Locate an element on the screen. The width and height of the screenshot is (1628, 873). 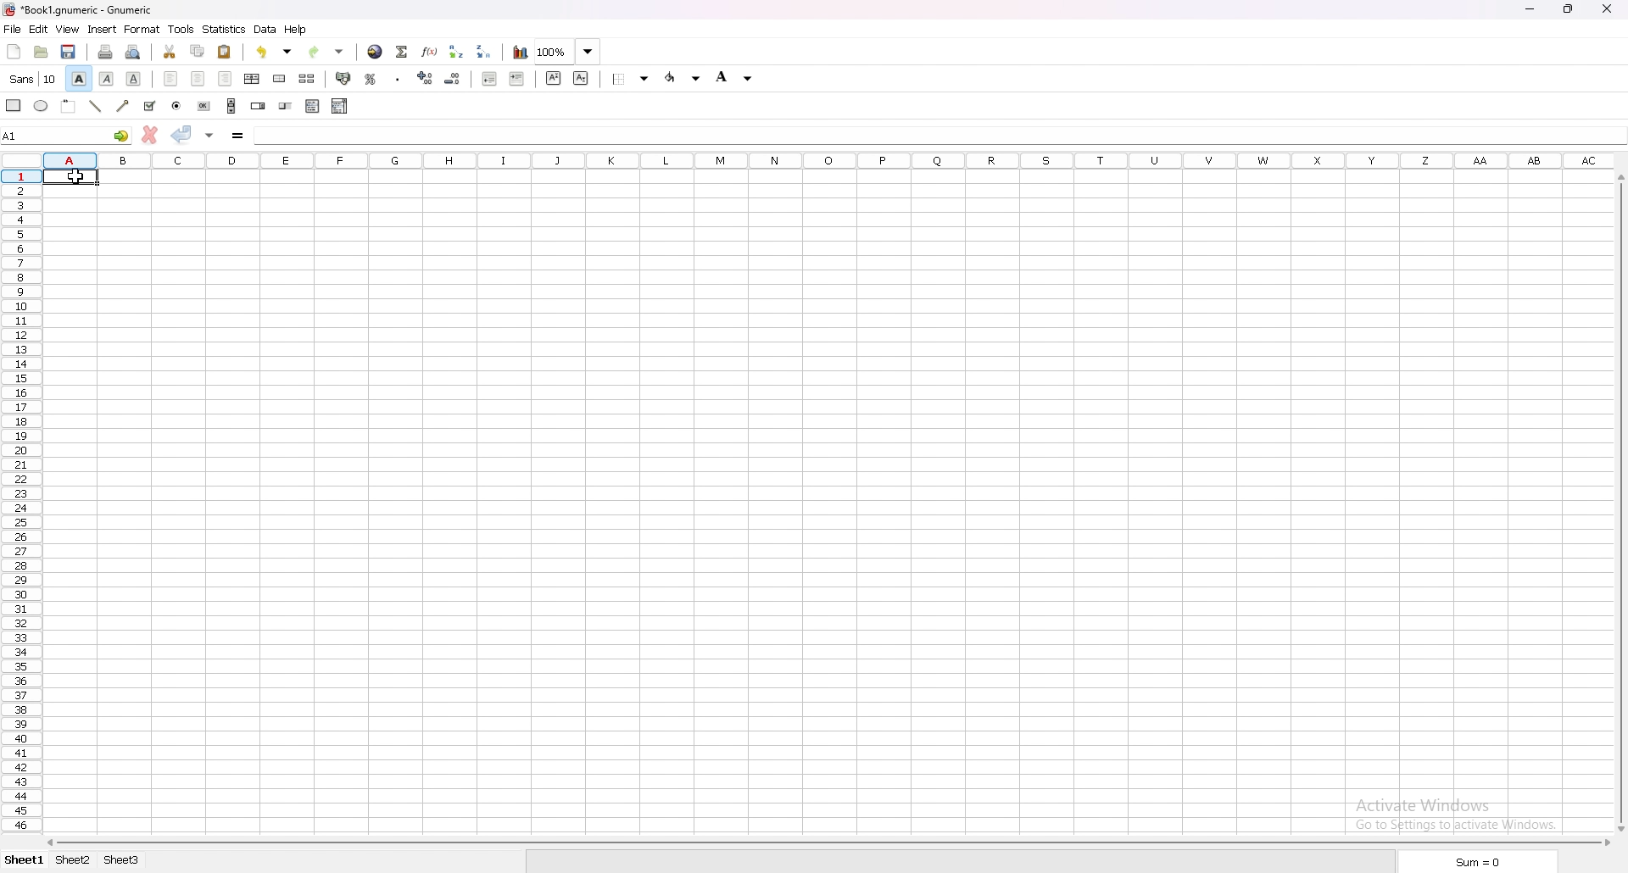
cursor is located at coordinates (79, 178).